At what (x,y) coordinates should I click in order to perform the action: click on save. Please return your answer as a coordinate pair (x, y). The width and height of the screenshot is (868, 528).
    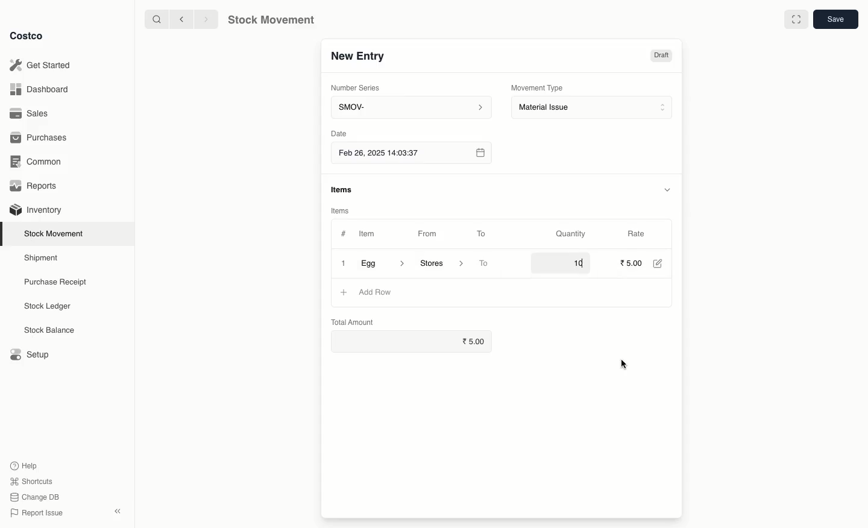
    Looking at the image, I should click on (835, 19).